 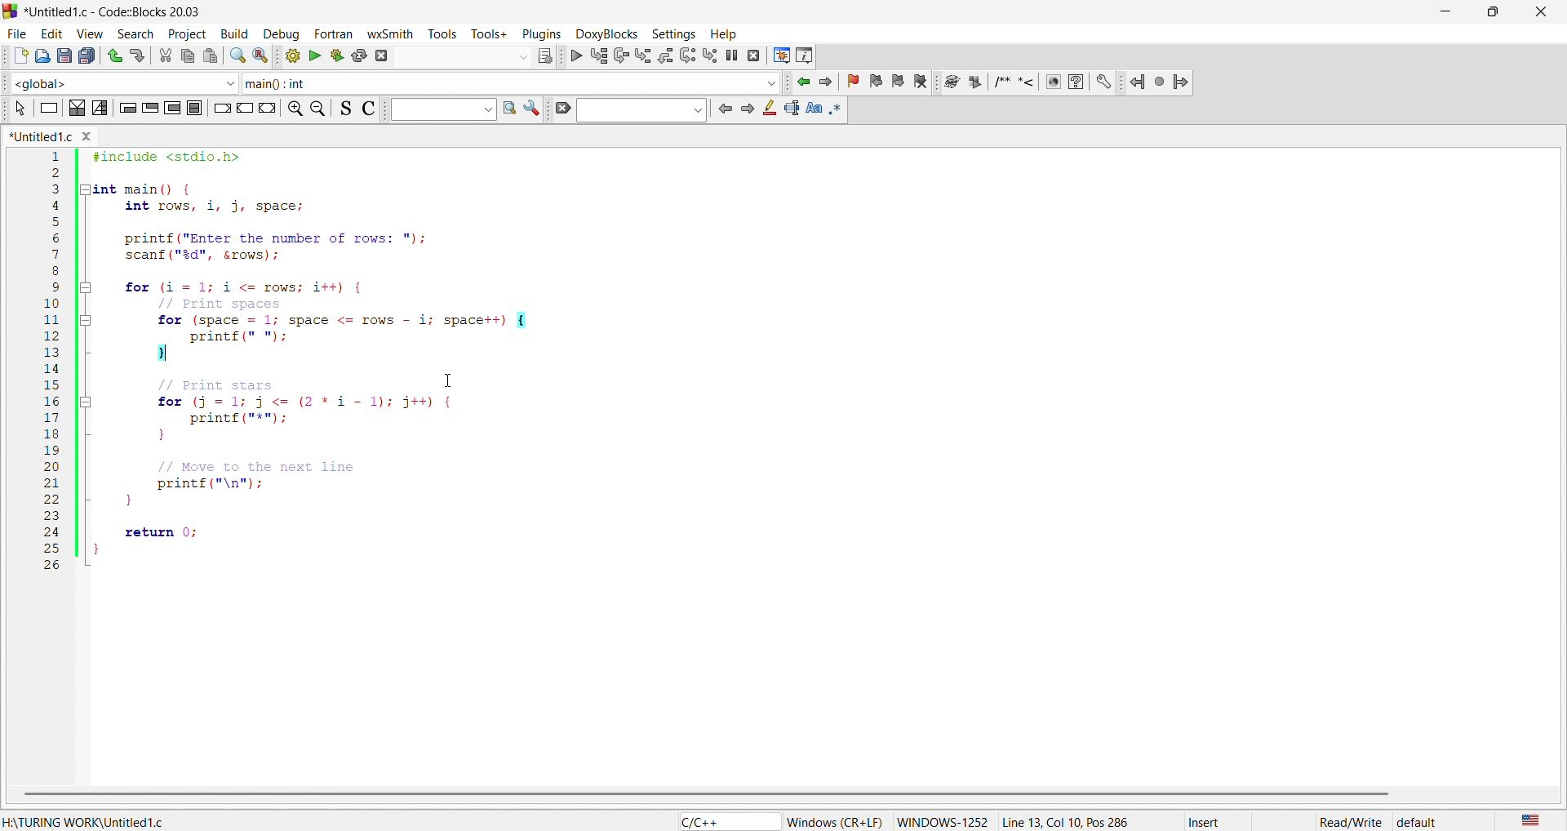 I want to click on C/C++, so click(x=728, y=821).